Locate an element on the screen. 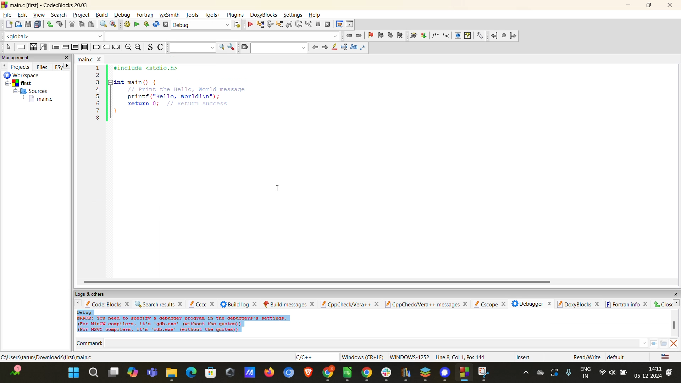  cut is located at coordinates (72, 25).